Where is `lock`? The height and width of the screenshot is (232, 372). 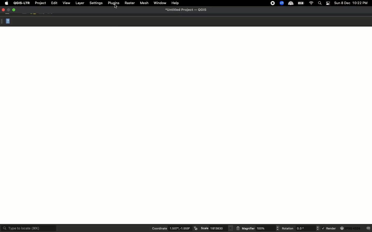 lock is located at coordinates (238, 228).